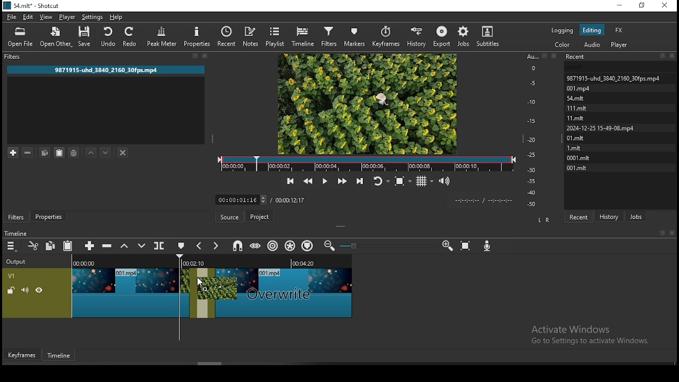 The image size is (679, 382). I want to click on Recent, so click(621, 57).